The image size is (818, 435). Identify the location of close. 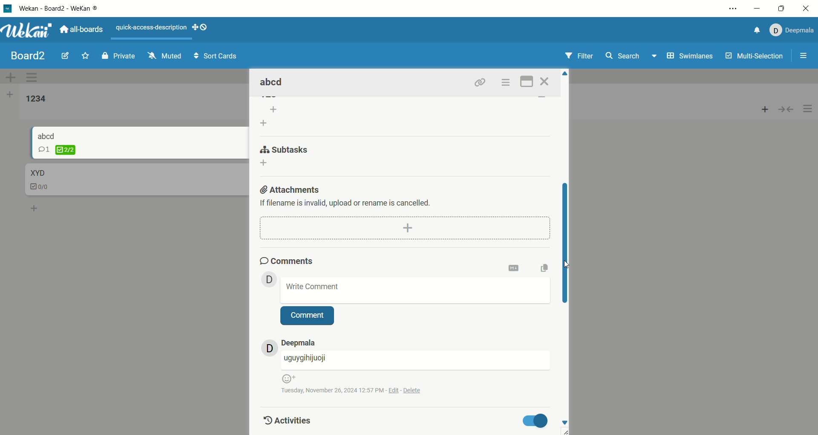
(805, 10).